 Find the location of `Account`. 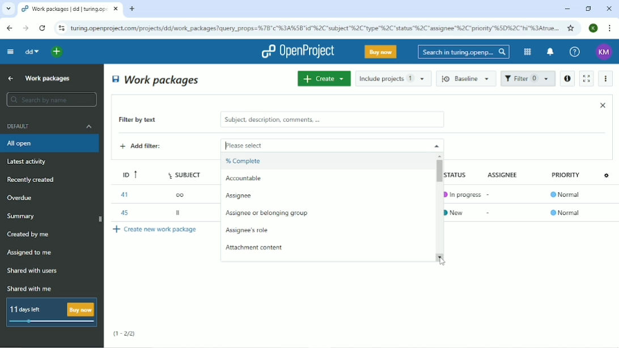

Account is located at coordinates (594, 28).